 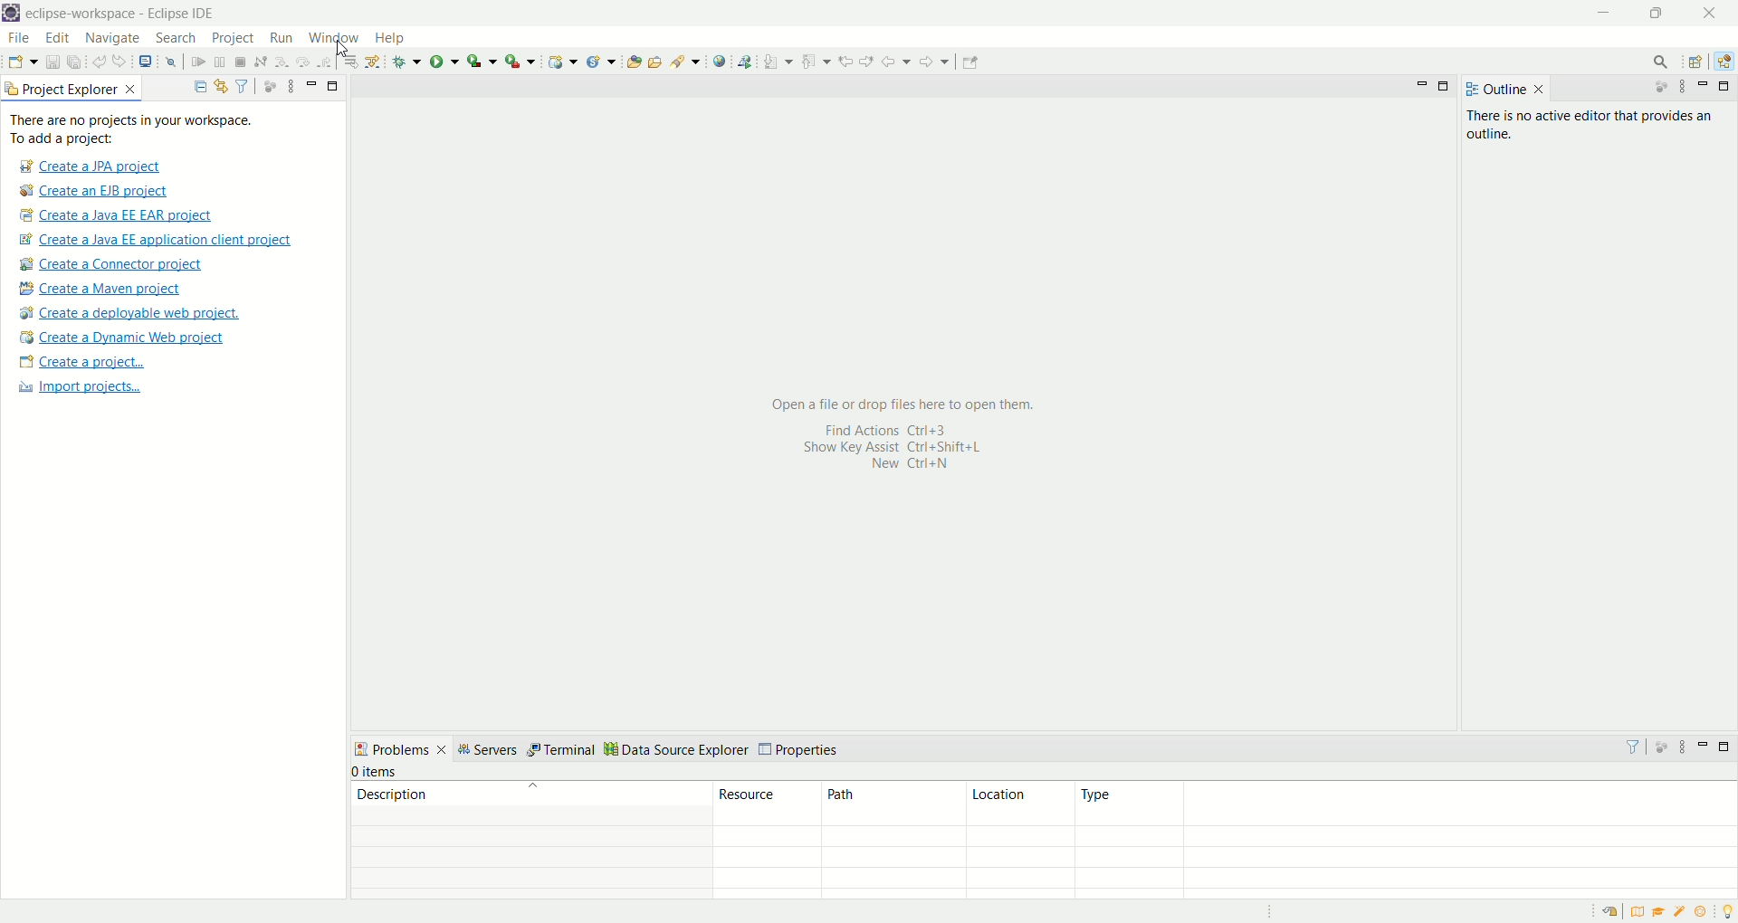 I want to click on type, so click(x=1405, y=804).